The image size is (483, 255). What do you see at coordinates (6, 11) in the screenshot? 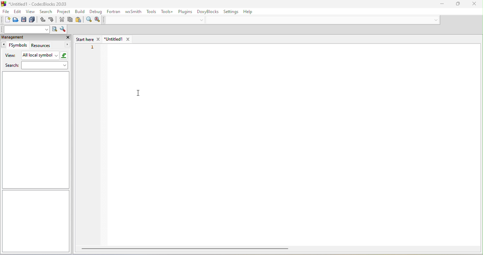
I see `file` at bounding box center [6, 11].